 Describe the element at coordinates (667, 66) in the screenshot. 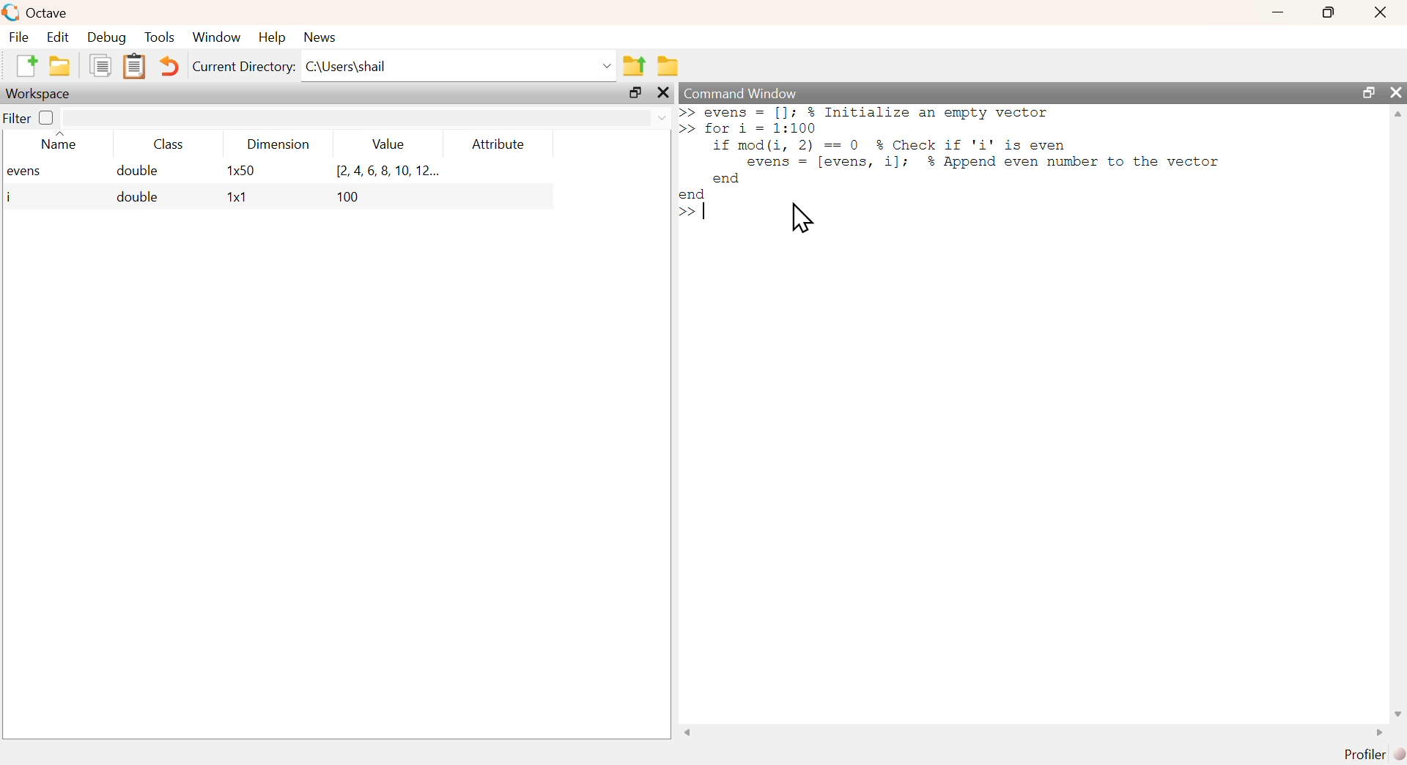

I see `browse directories` at that location.